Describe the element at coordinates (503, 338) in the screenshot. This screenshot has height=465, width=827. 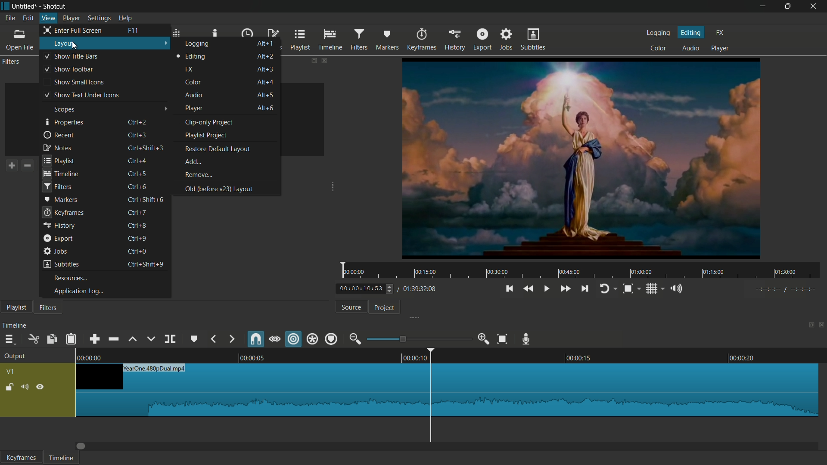
I see `zoom timeline to fit` at that location.